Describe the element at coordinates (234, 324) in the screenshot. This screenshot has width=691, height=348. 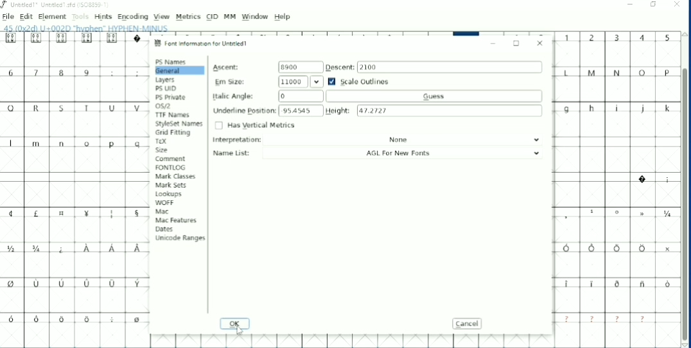
I see `OK` at that location.